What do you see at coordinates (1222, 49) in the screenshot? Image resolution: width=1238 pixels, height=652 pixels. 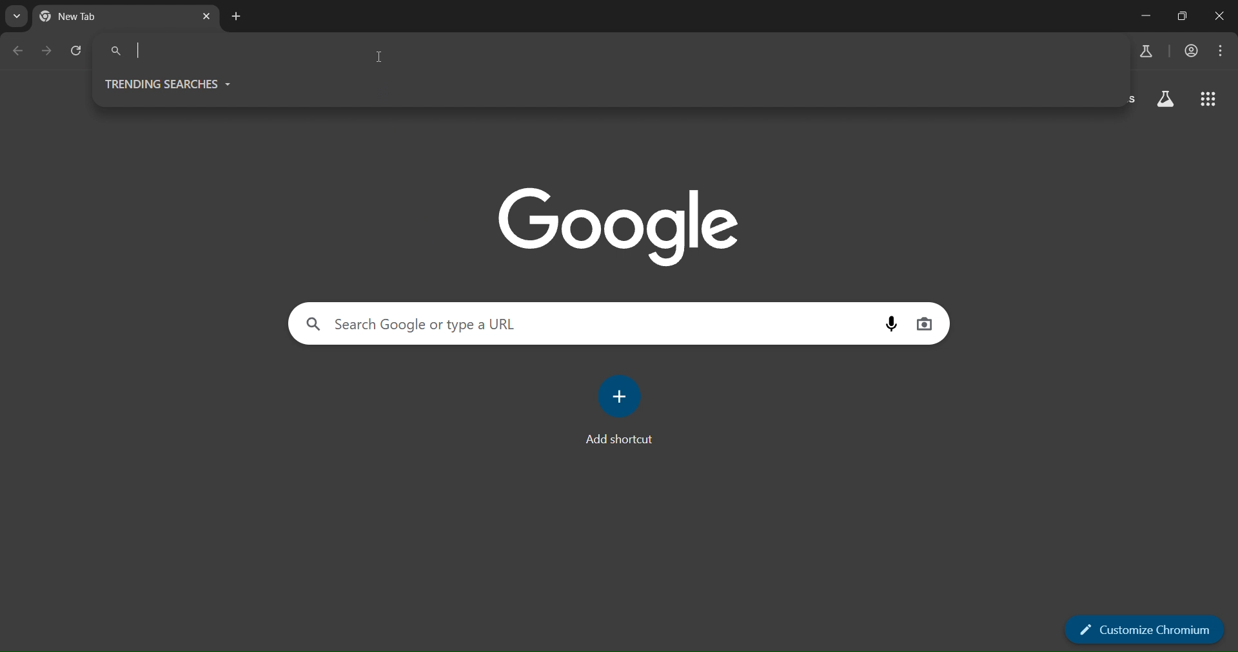 I see `menu` at bounding box center [1222, 49].